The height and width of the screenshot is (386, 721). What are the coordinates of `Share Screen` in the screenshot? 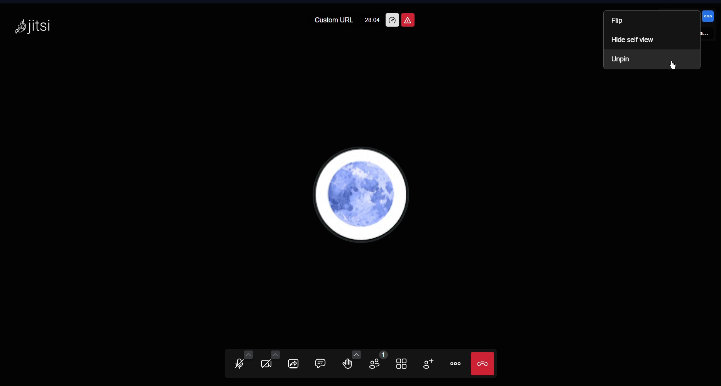 It's located at (298, 362).